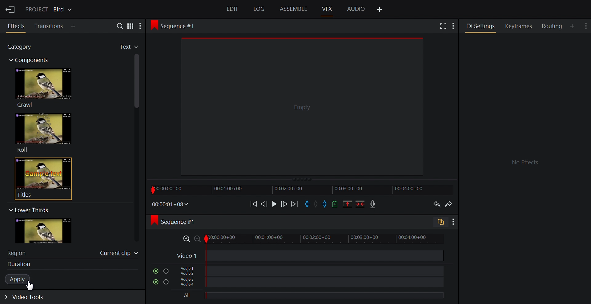 The width and height of the screenshot is (591, 304). Describe the element at coordinates (21, 279) in the screenshot. I see `Apply` at that location.